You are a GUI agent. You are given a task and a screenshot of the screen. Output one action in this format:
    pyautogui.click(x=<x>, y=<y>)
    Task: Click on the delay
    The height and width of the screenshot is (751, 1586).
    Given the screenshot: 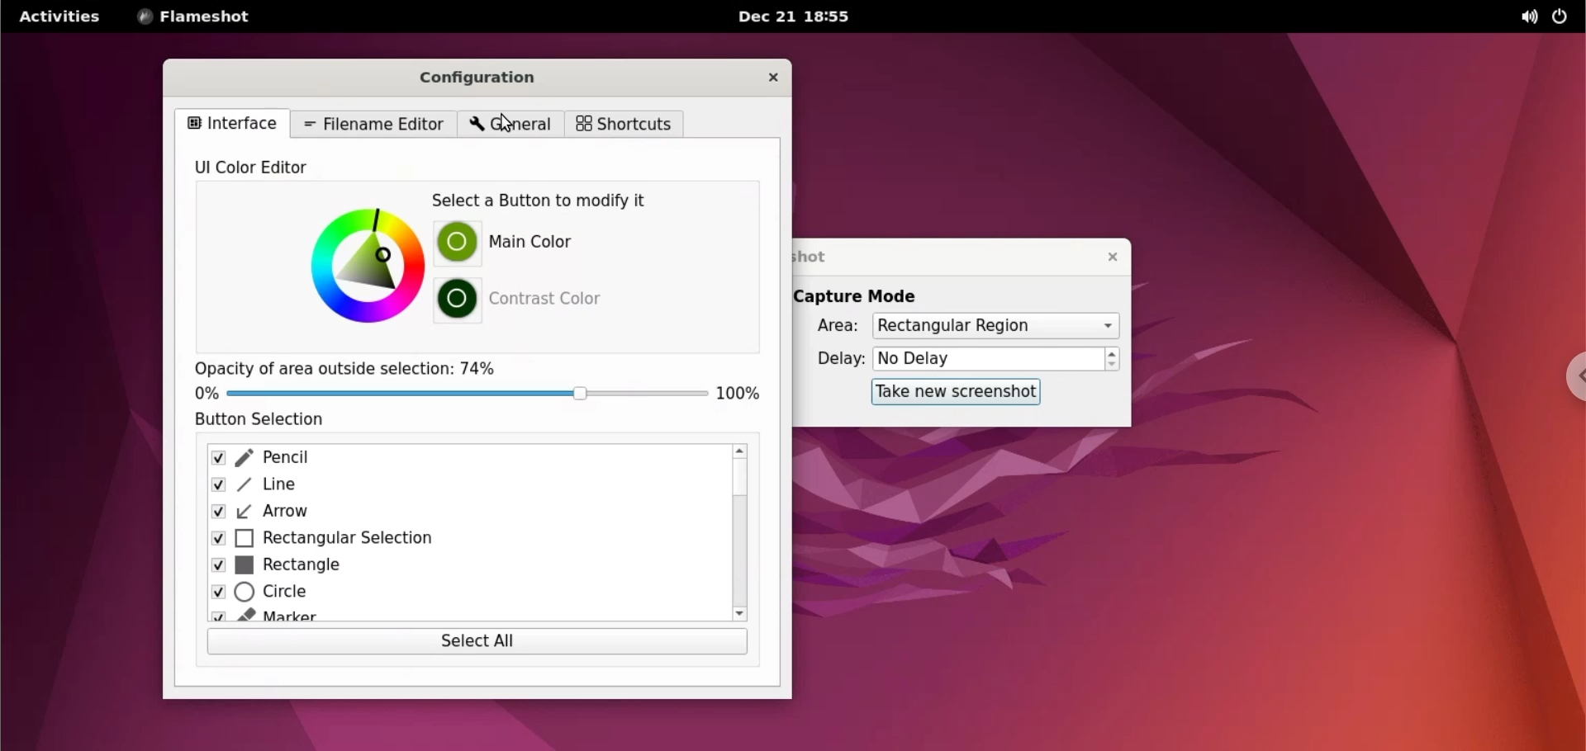 What is the action you would take?
    pyautogui.click(x=834, y=358)
    